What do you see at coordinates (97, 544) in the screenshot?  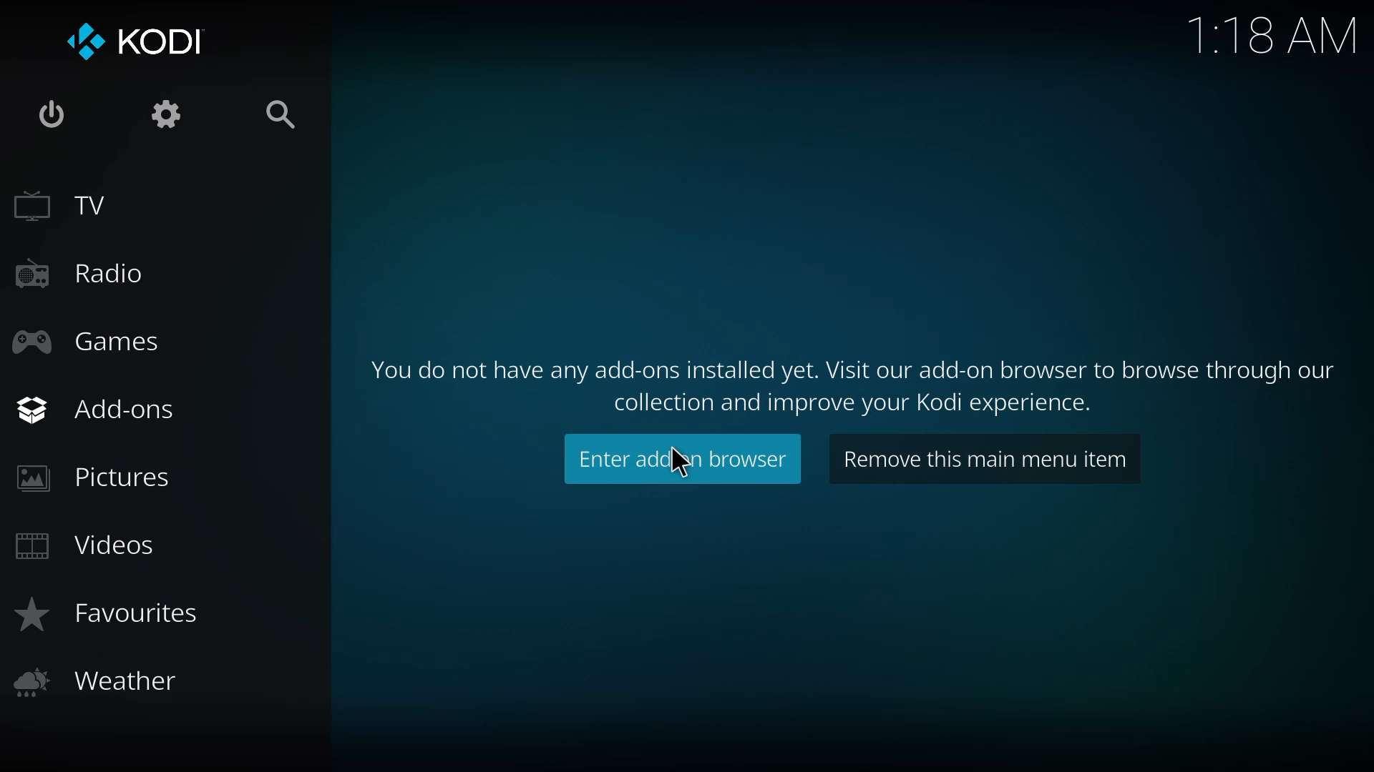 I see `videos` at bounding box center [97, 544].